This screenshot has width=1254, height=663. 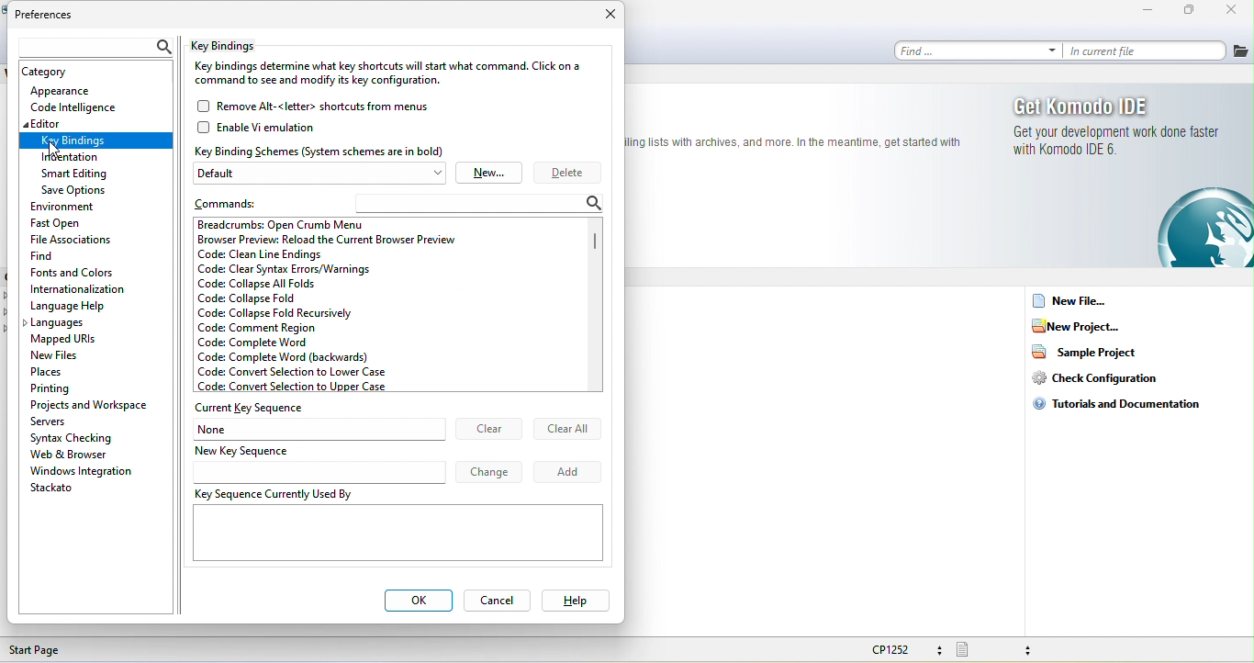 What do you see at coordinates (801, 145) in the screenshot?
I see `when connected to the internet this panel provide link to komodo resources including the community site mailing list with archive and more.` at bounding box center [801, 145].